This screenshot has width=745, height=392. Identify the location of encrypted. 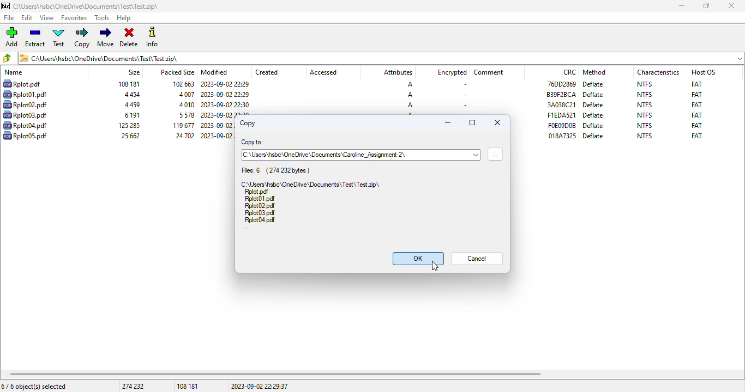
(452, 72).